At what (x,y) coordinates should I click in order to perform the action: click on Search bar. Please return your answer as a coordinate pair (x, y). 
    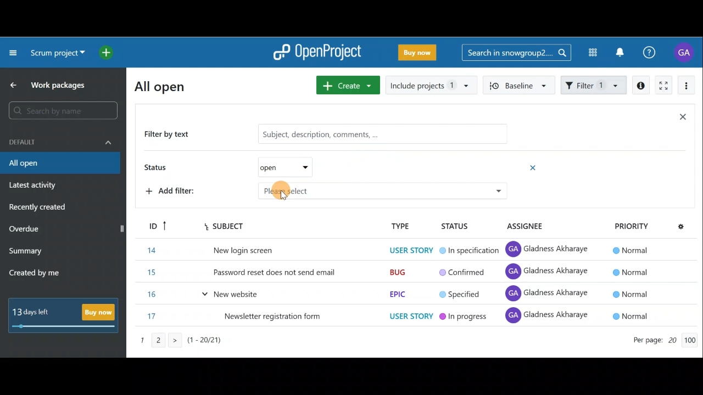
    Looking at the image, I should click on (516, 52).